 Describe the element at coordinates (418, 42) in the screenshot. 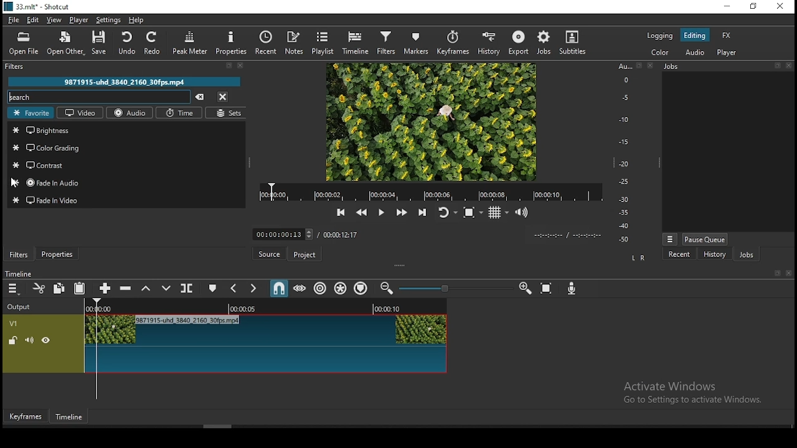

I see `markers` at that location.